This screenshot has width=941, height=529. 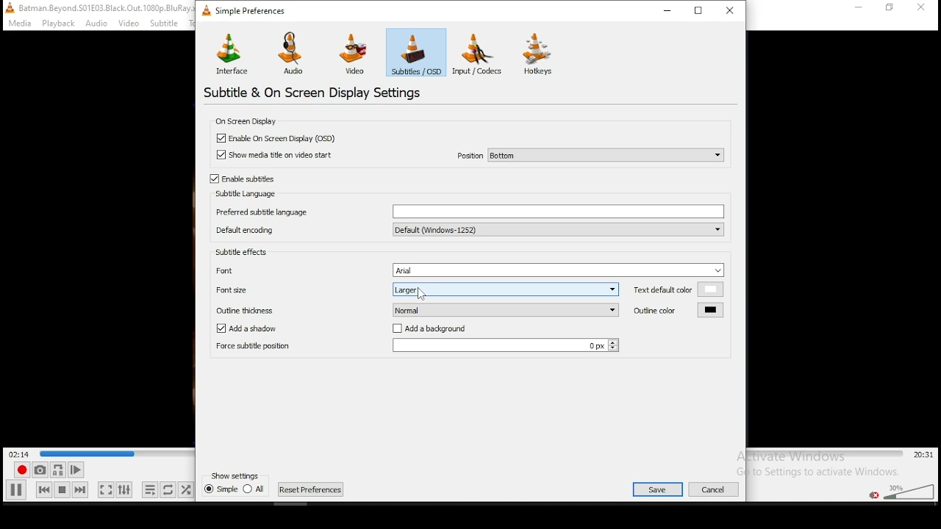 I want to click on on screen display, so click(x=248, y=121).